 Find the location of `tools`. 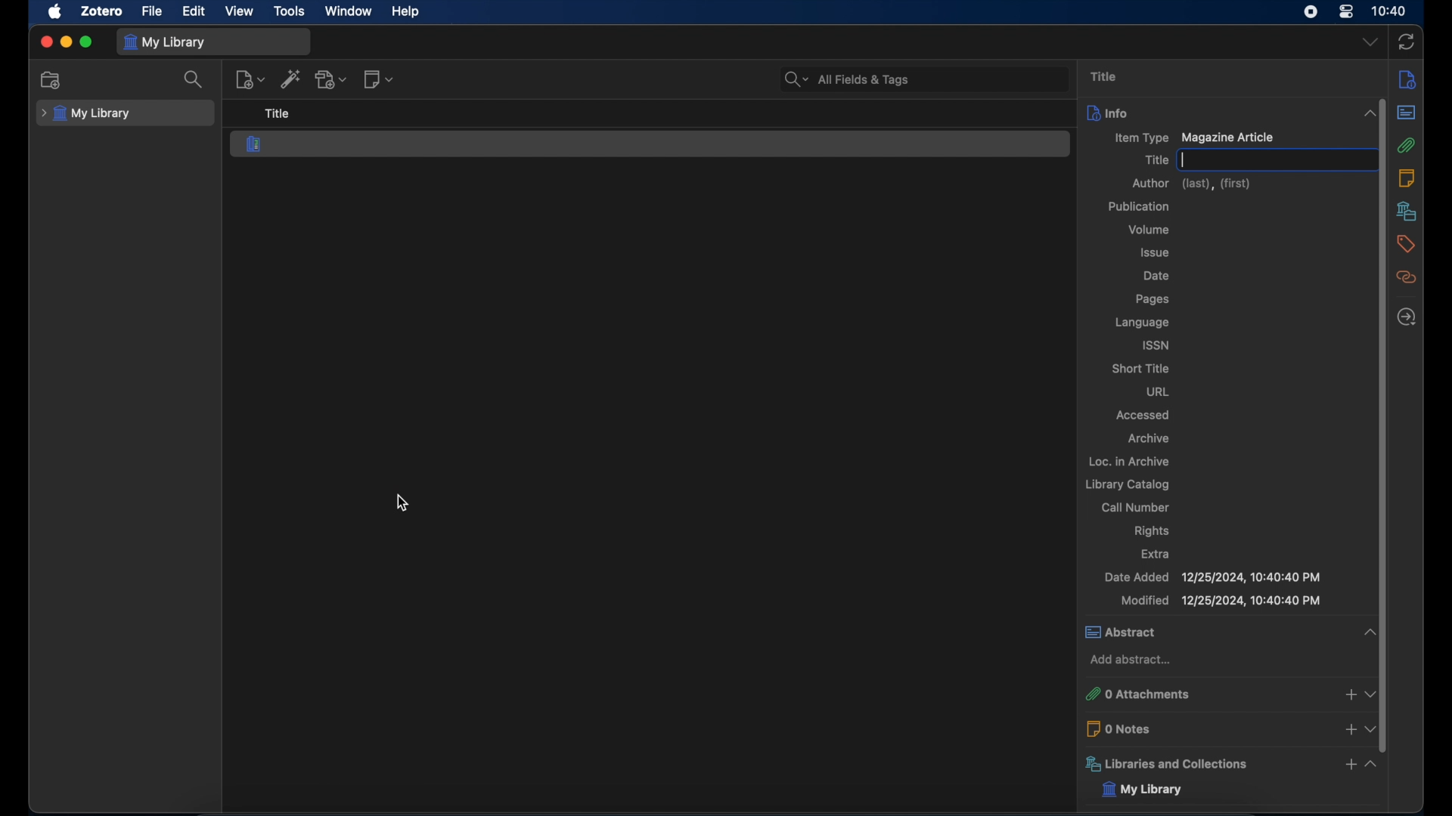

tools is located at coordinates (290, 11).